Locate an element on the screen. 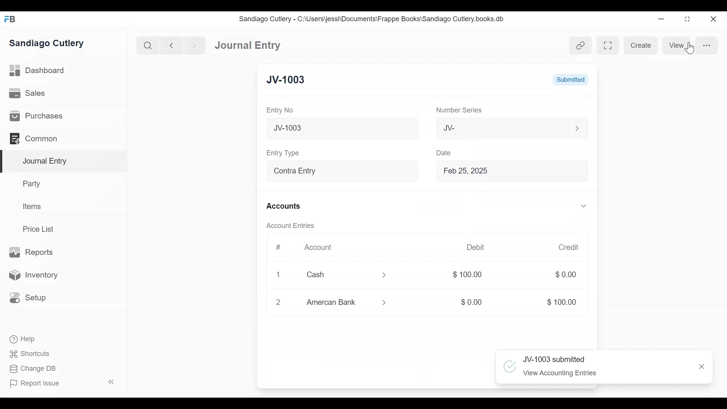 This screenshot has height=409, width=727. Feb 25, 2025 is located at coordinates (509, 173).